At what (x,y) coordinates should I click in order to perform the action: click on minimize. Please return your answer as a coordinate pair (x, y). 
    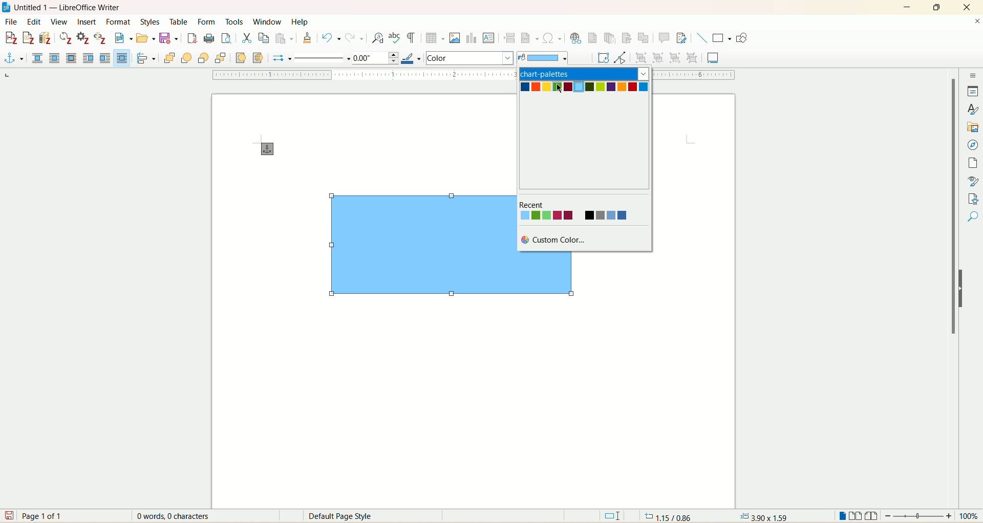
    Looking at the image, I should click on (908, 8).